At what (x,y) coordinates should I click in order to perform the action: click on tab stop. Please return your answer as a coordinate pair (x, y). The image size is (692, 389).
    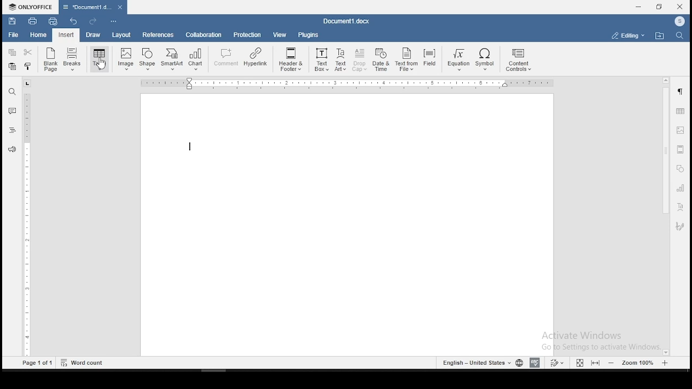
    Looking at the image, I should click on (28, 83).